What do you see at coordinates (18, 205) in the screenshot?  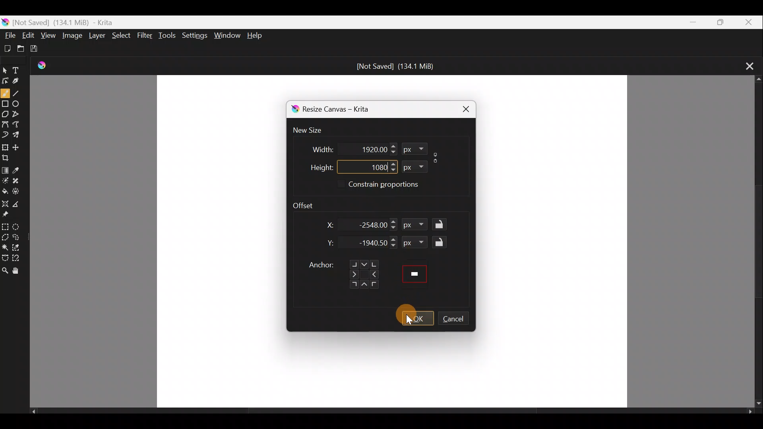 I see `Measure the distance between two points` at bounding box center [18, 205].